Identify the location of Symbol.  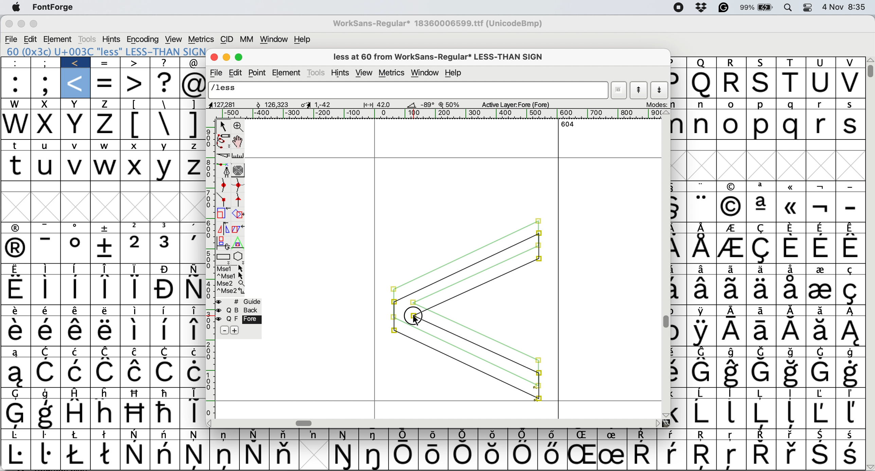
(137, 392).